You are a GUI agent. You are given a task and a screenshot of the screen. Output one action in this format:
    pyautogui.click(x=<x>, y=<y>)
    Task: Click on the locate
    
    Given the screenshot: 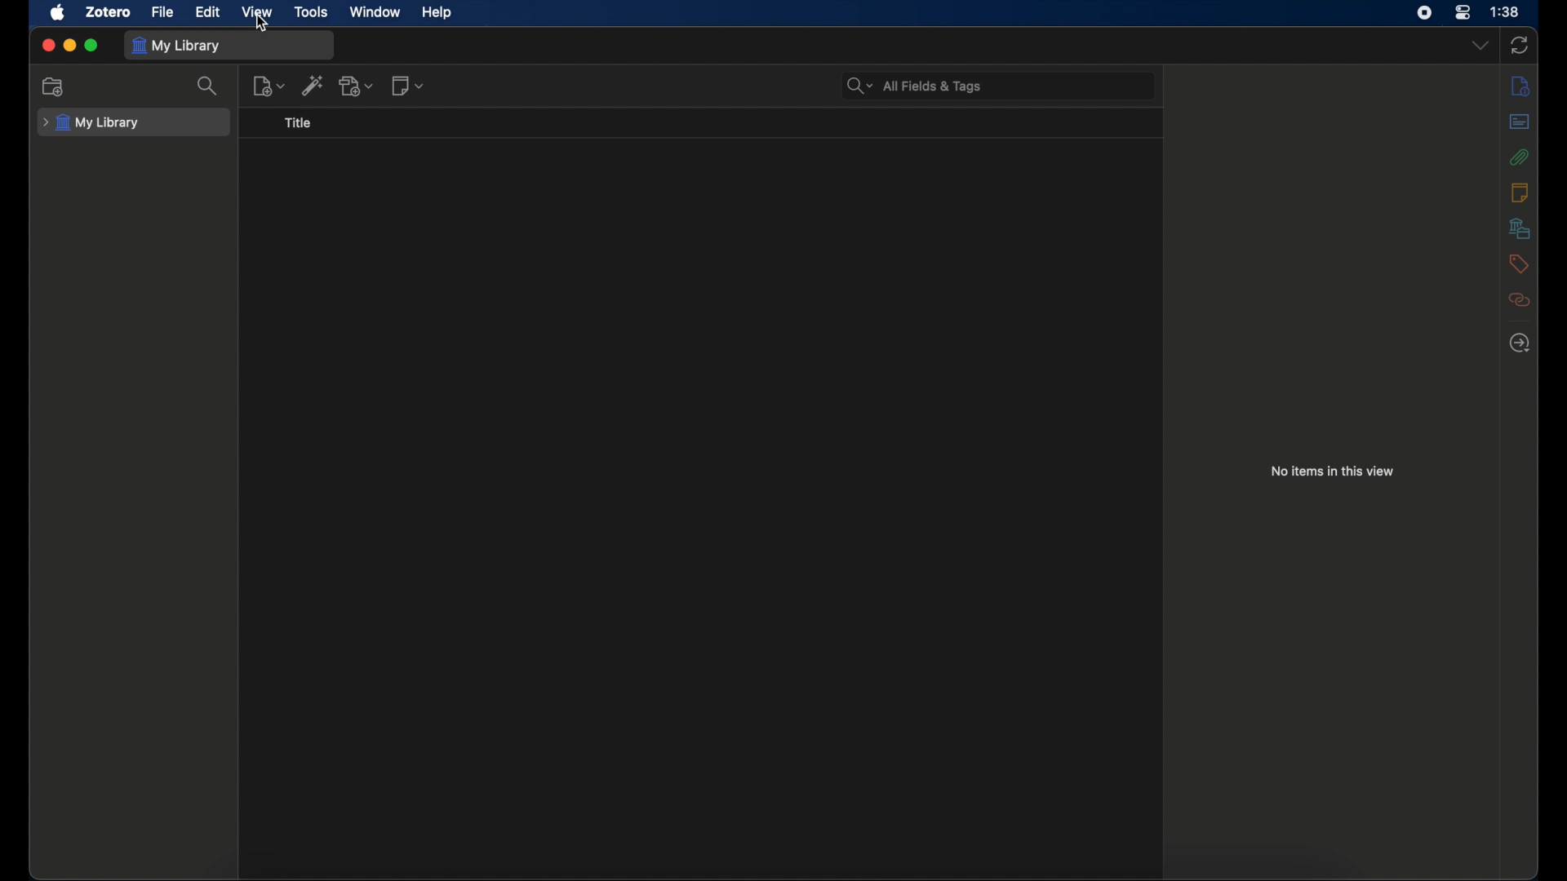 What is the action you would take?
    pyautogui.click(x=1520, y=343)
    